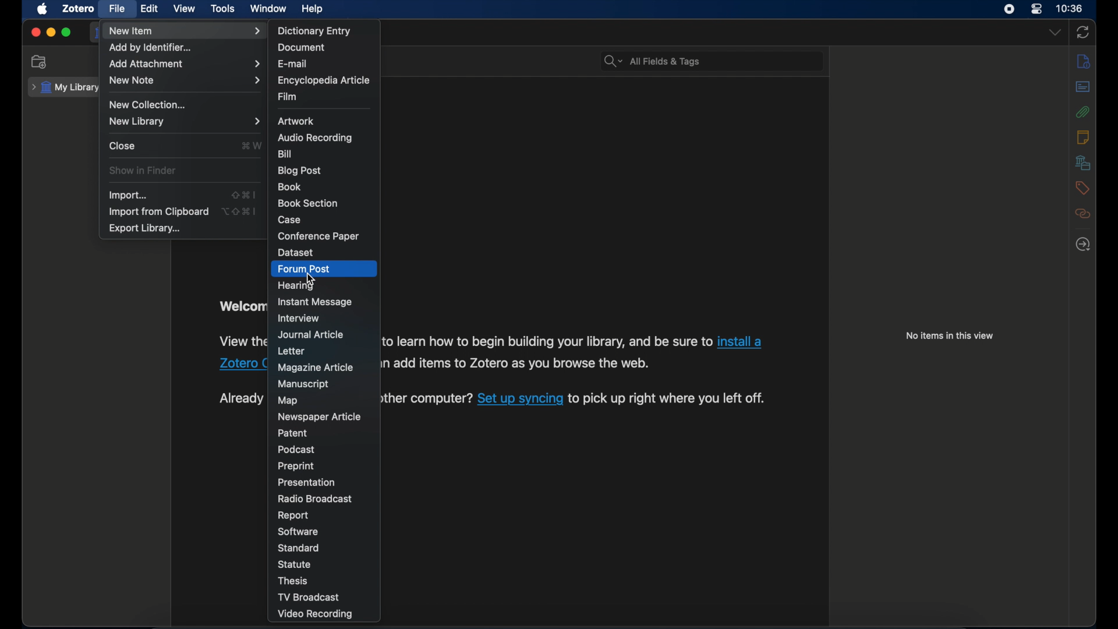 The height and width of the screenshot is (629, 1118). What do you see at coordinates (1084, 32) in the screenshot?
I see `sync` at bounding box center [1084, 32].